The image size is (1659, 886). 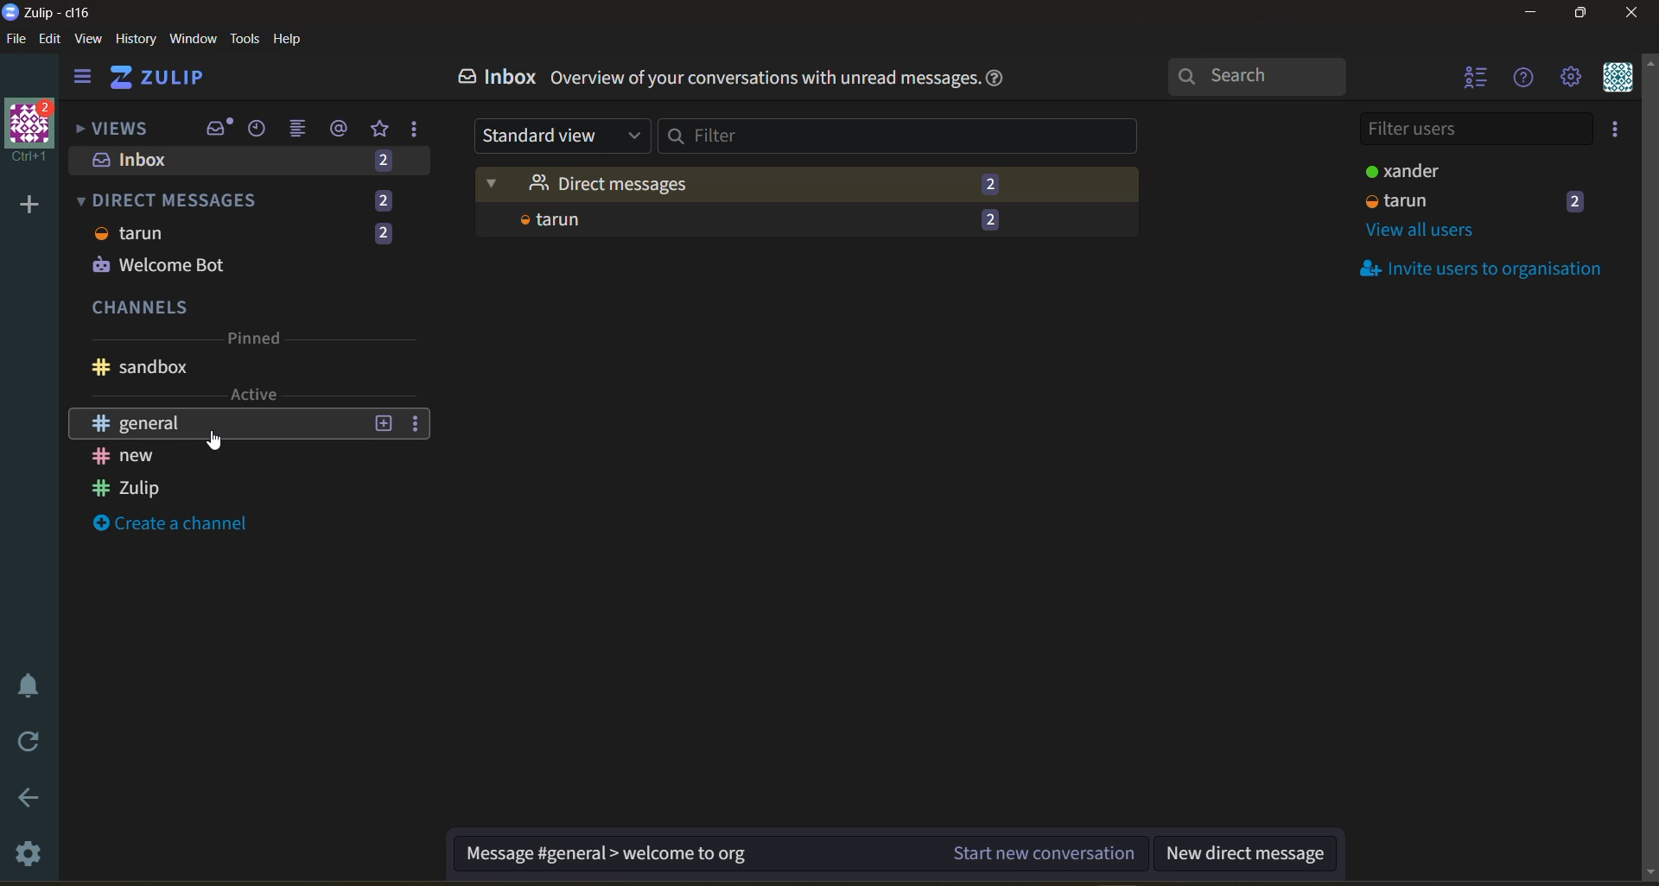 I want to click on minimize, so click(x=1530, y=16).